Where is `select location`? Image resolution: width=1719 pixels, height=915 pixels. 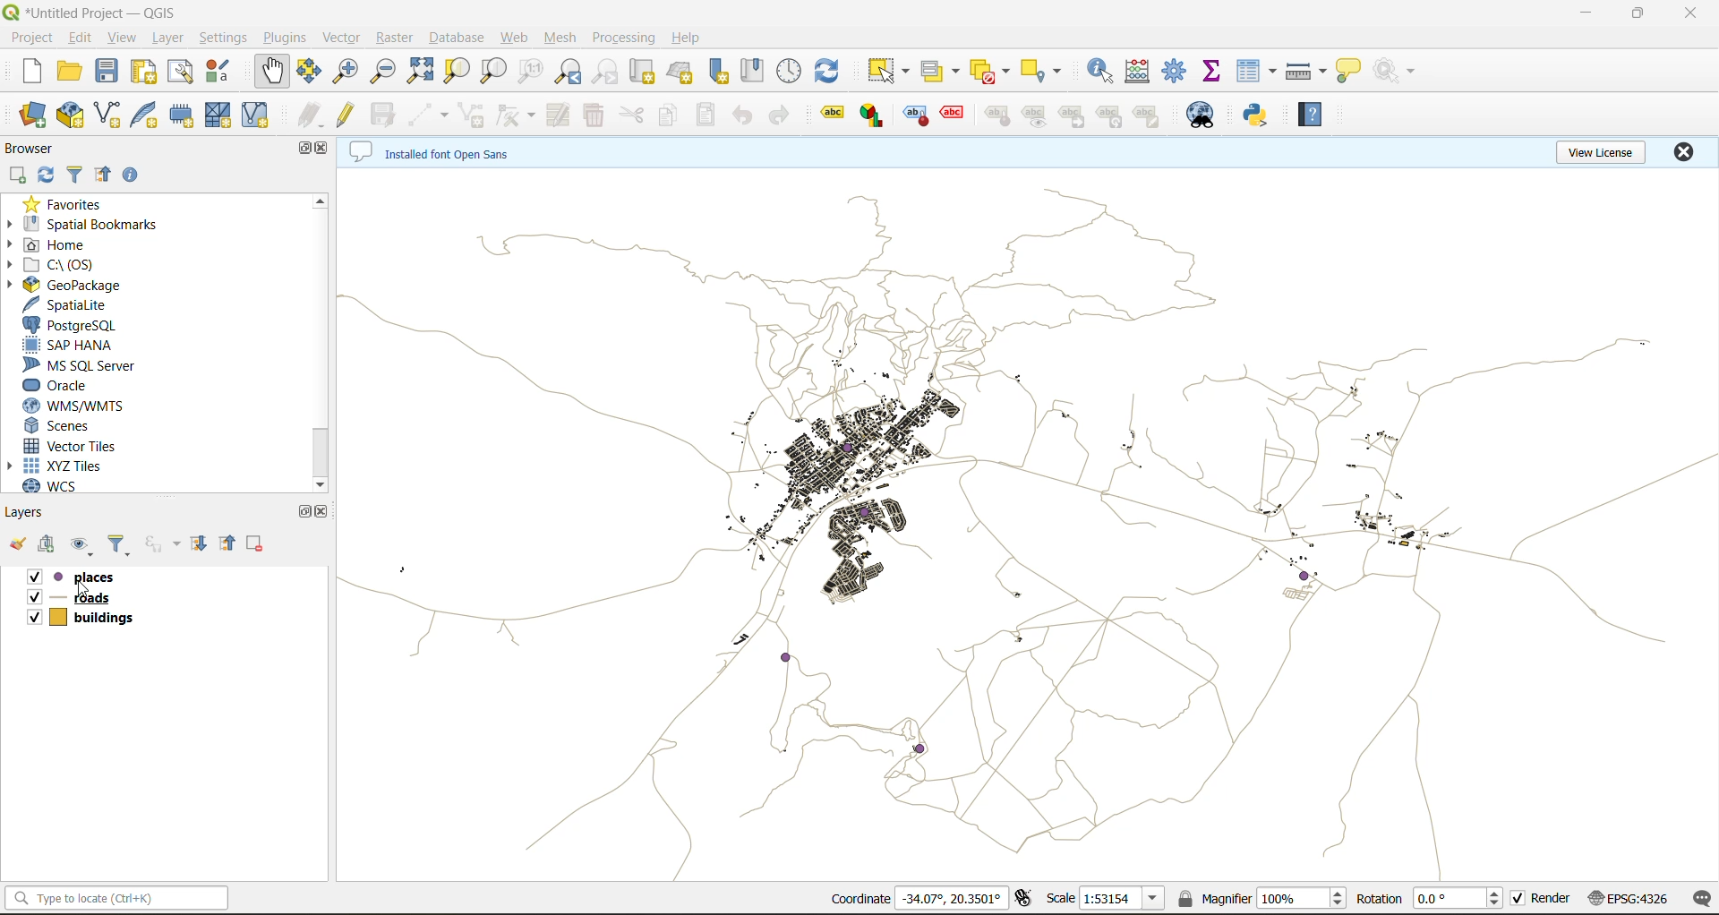
select location is located at coordinates (1047, 69).